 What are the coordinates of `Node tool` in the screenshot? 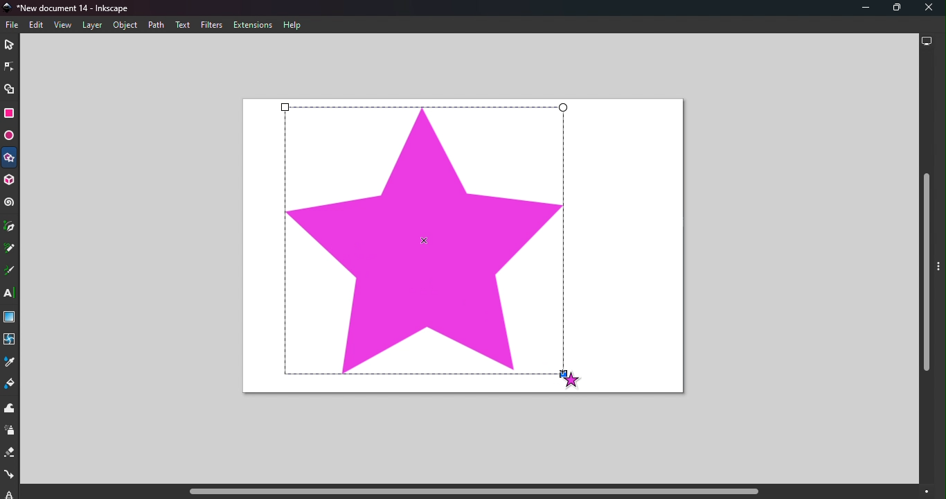 It's located at (8, 67).